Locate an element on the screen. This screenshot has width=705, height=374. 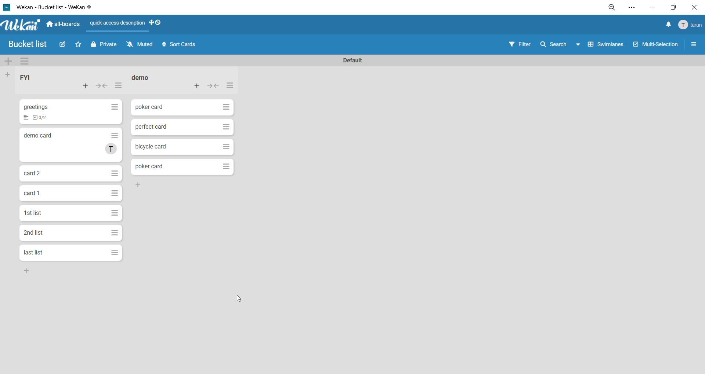
add card is located at coordinates (86, 87).